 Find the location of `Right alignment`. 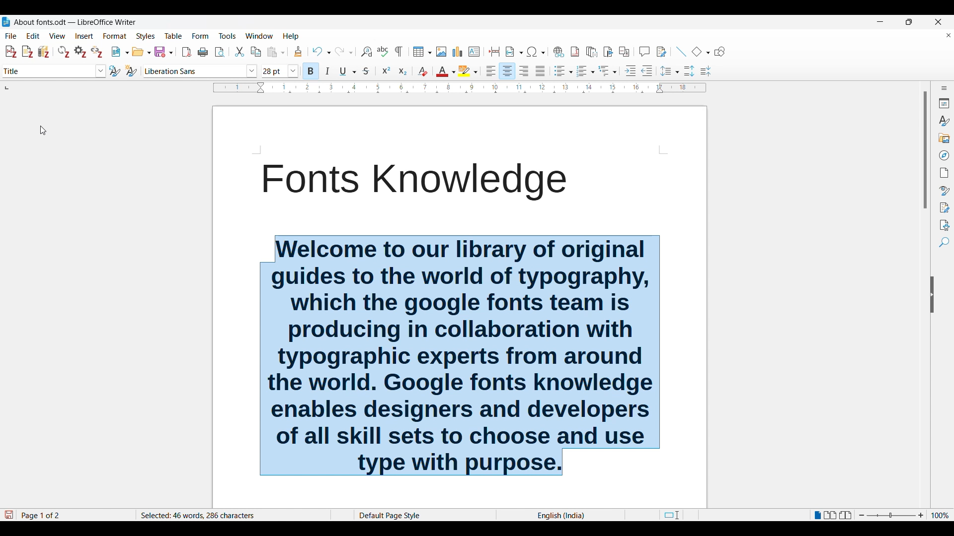

Right alignment is located at coordinates (524, 71).